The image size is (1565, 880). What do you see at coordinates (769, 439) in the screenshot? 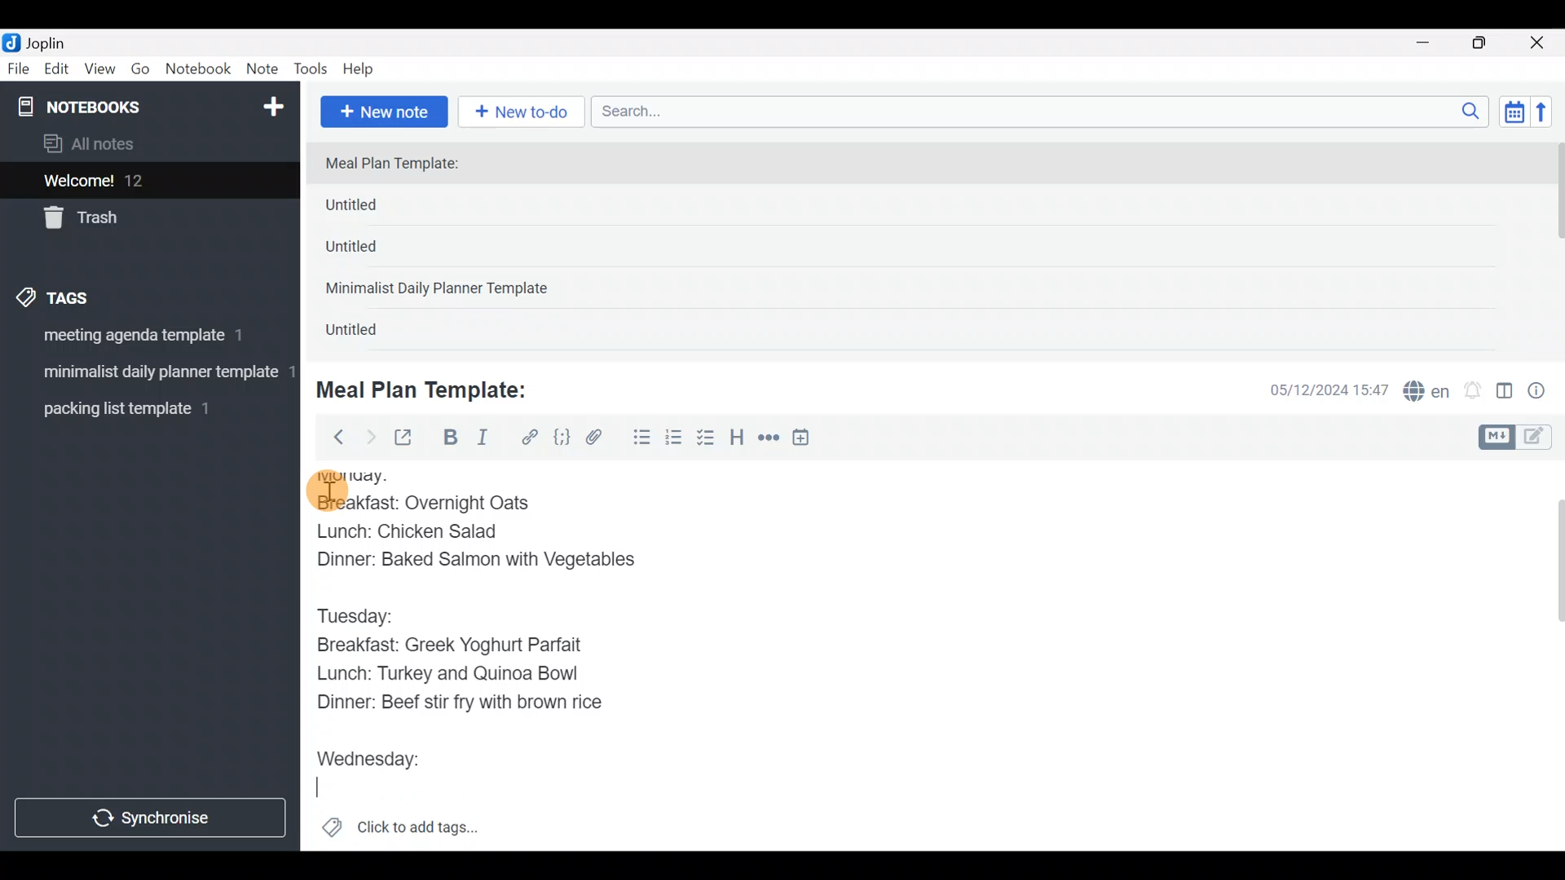
I see `Horizontal rule` at bounding box center [769, 439].